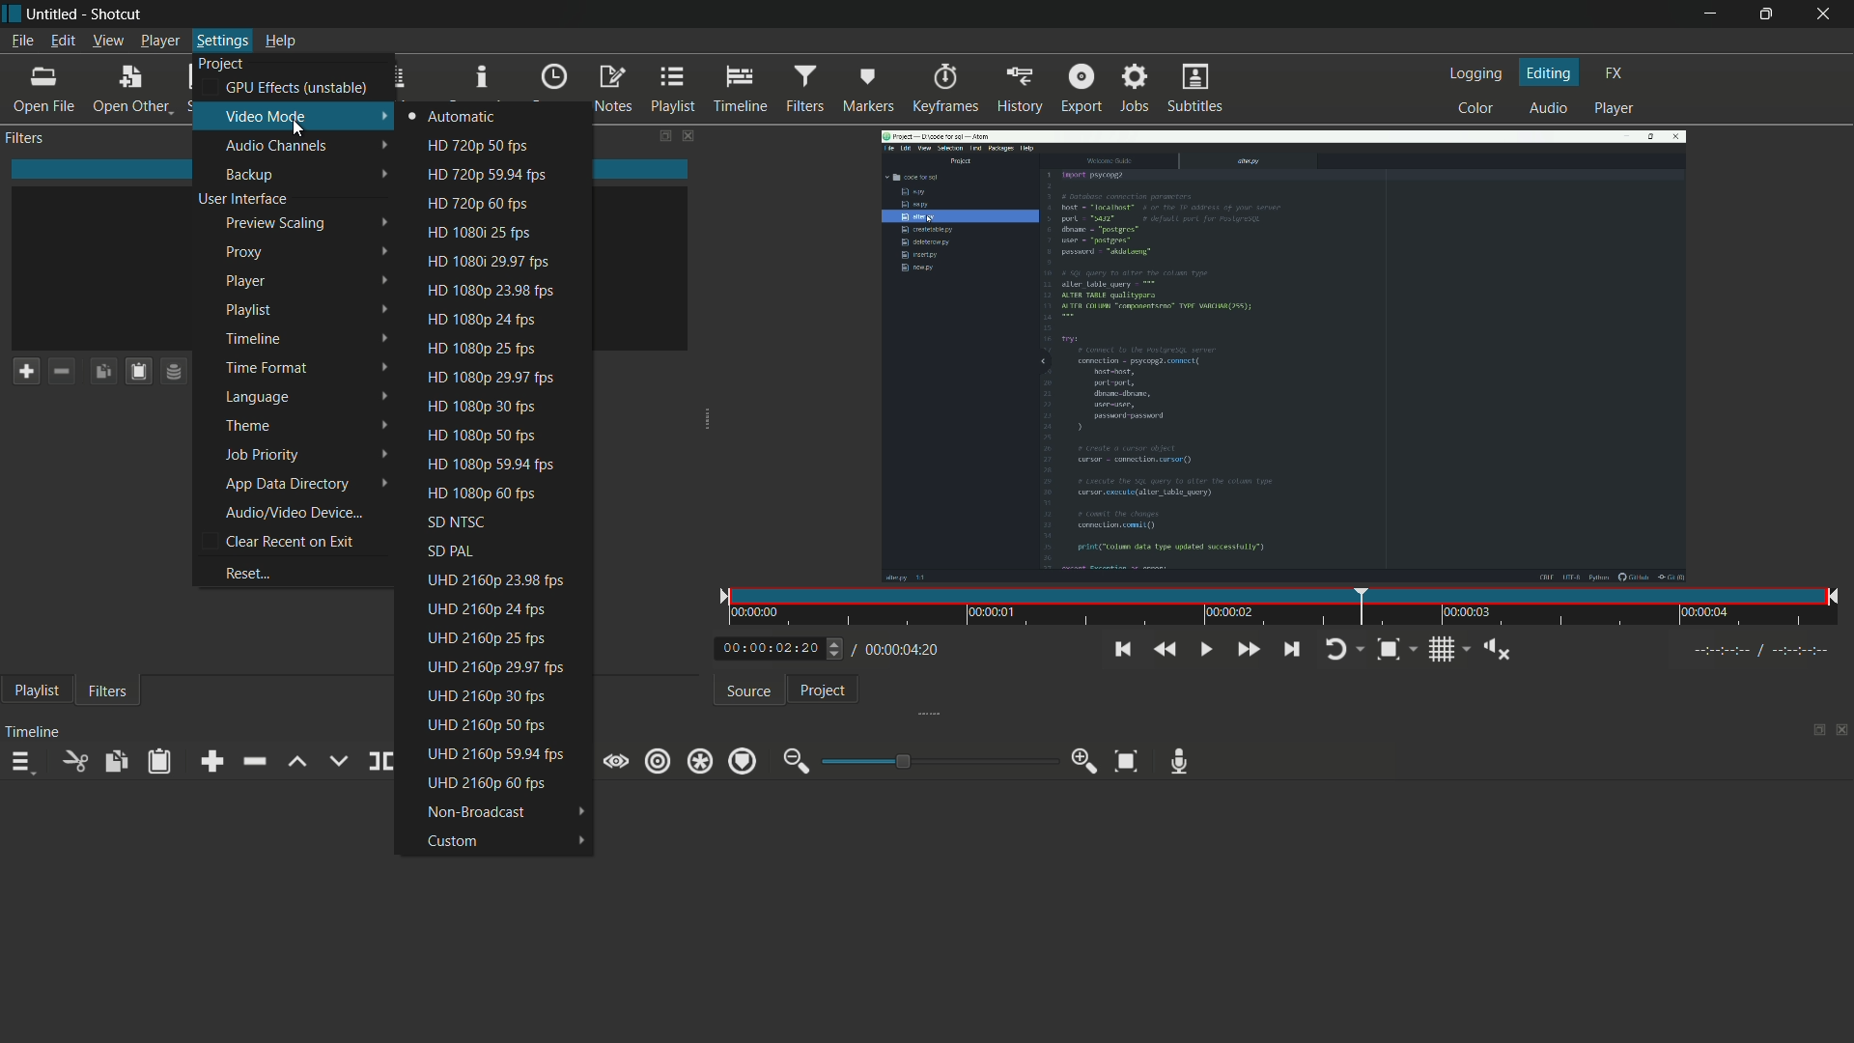 The width and height of the screenshot is (1854, 1043). What do you see at coordinates (553, 82) in the screenshot?
I see `recent` at bounding box center [553, 82].